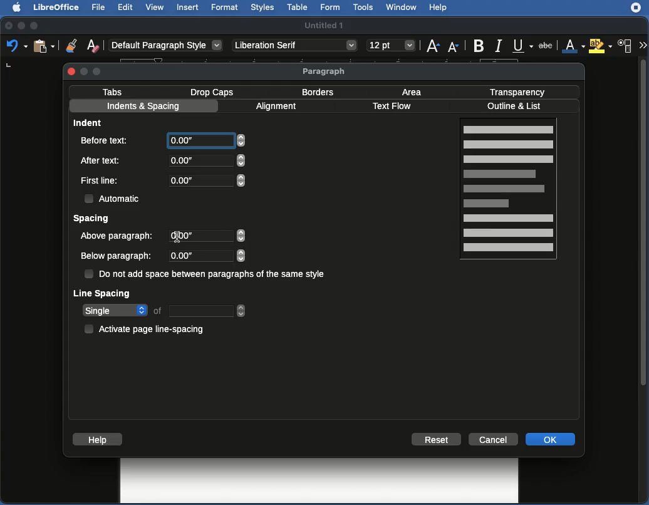 Image resolution: width=649 pixels, height=505 pixels. I want to click on Close, so click(71, 71).